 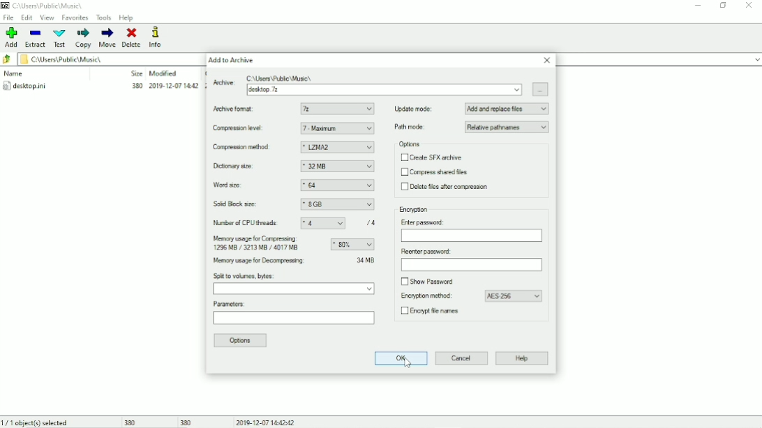 What do you see at coordinates (49, 6) in the screenshot?
I see `File location` at bounding box center [49, 6].